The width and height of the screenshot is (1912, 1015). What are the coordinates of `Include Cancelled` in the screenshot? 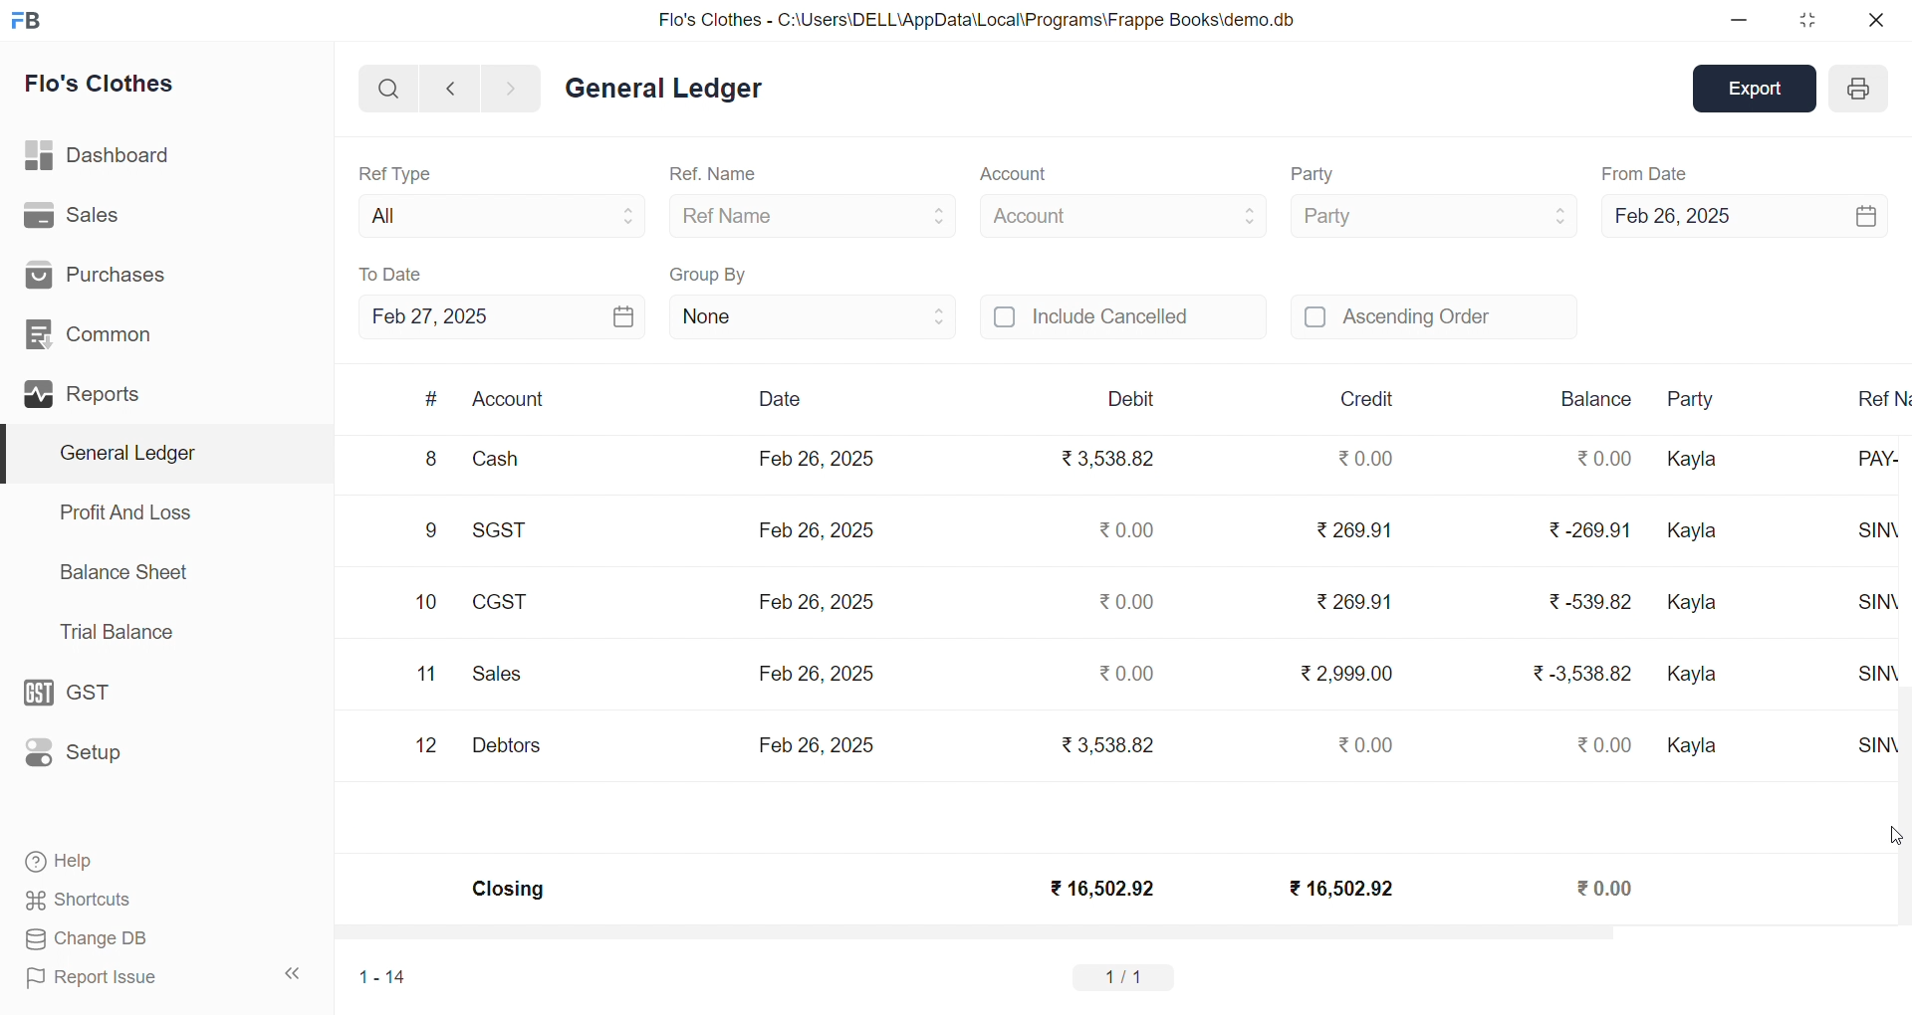 It's located at (1123, 318).